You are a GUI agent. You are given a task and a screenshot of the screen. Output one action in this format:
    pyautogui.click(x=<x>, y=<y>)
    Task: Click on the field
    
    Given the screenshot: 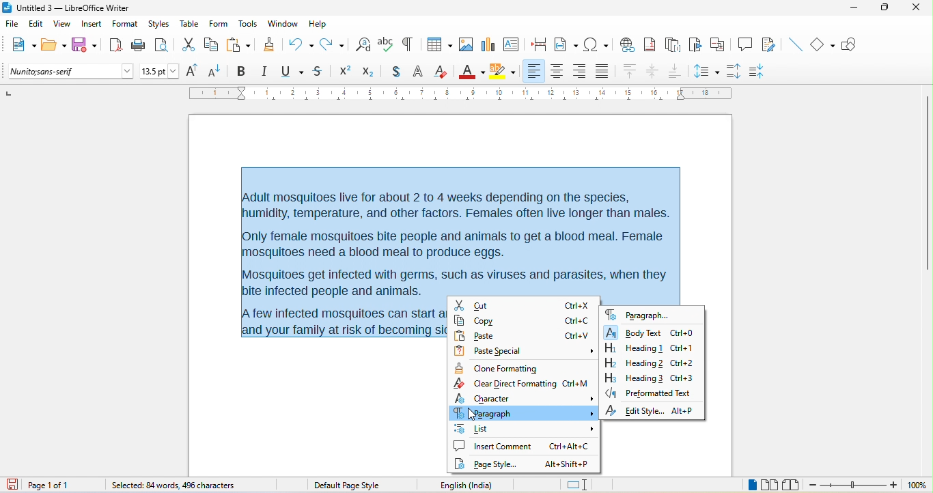 What is the action you would take?
    pyautogui.click(x=566, y=44)
    